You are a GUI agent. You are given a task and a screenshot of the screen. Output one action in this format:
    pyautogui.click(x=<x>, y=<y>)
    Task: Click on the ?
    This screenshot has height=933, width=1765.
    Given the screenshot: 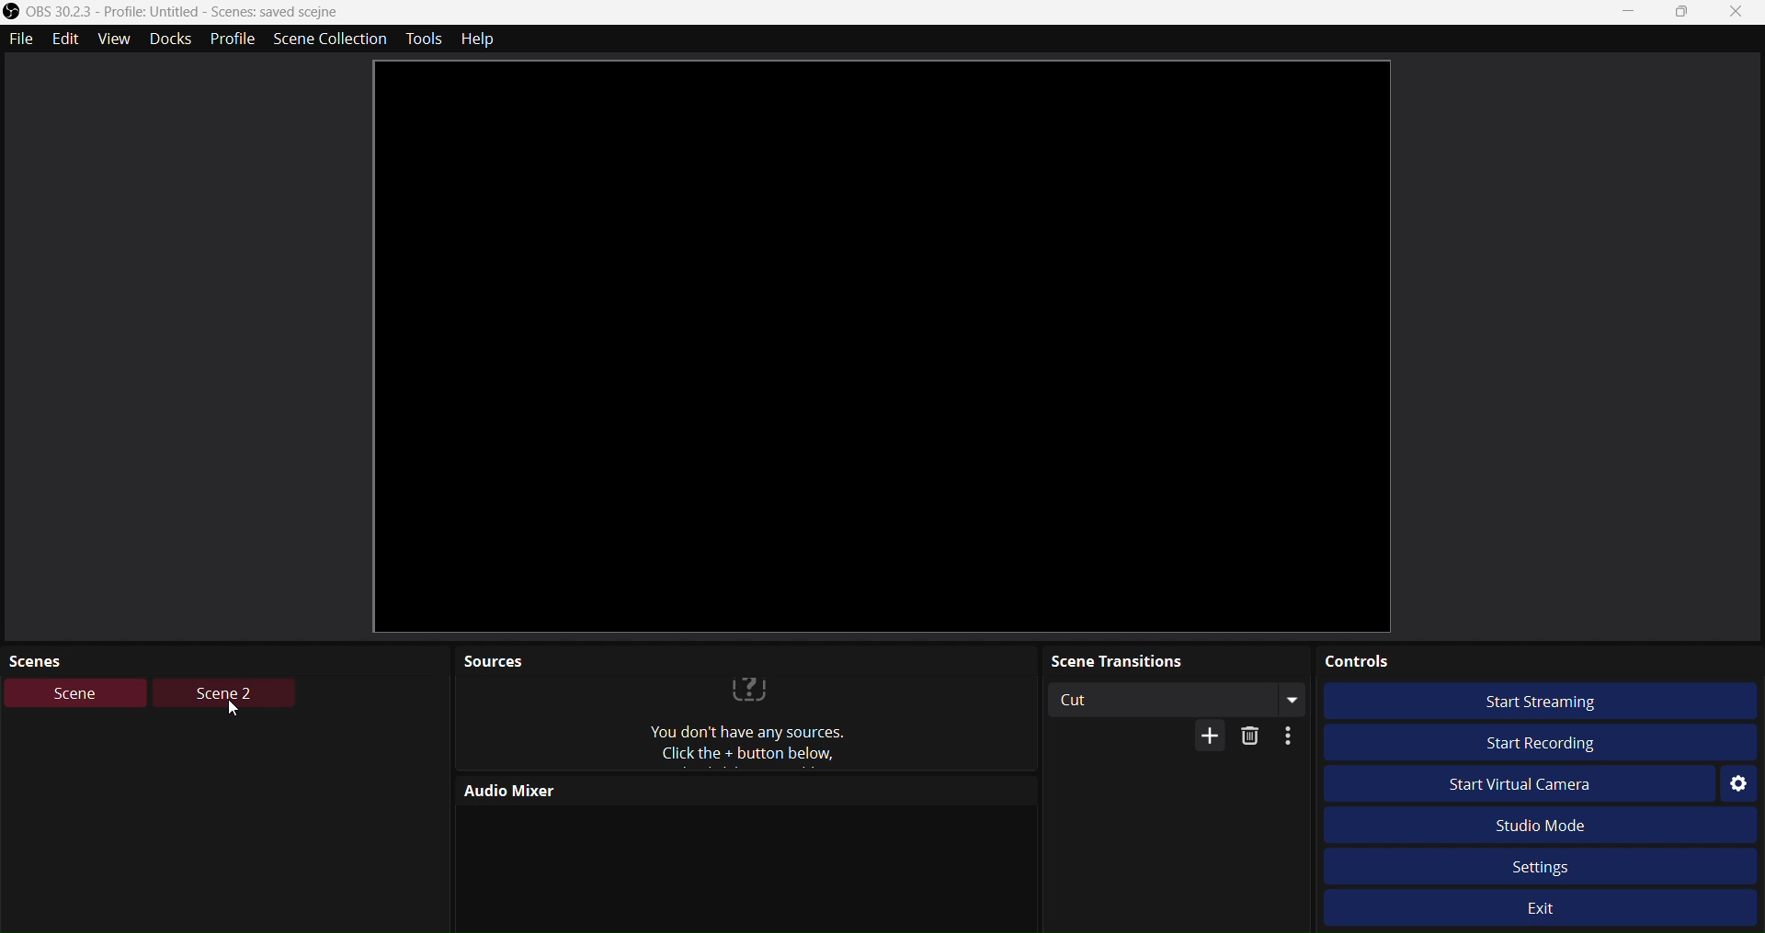 What is the action you would take?
    pyautogui.click(x=749, y=686)
    